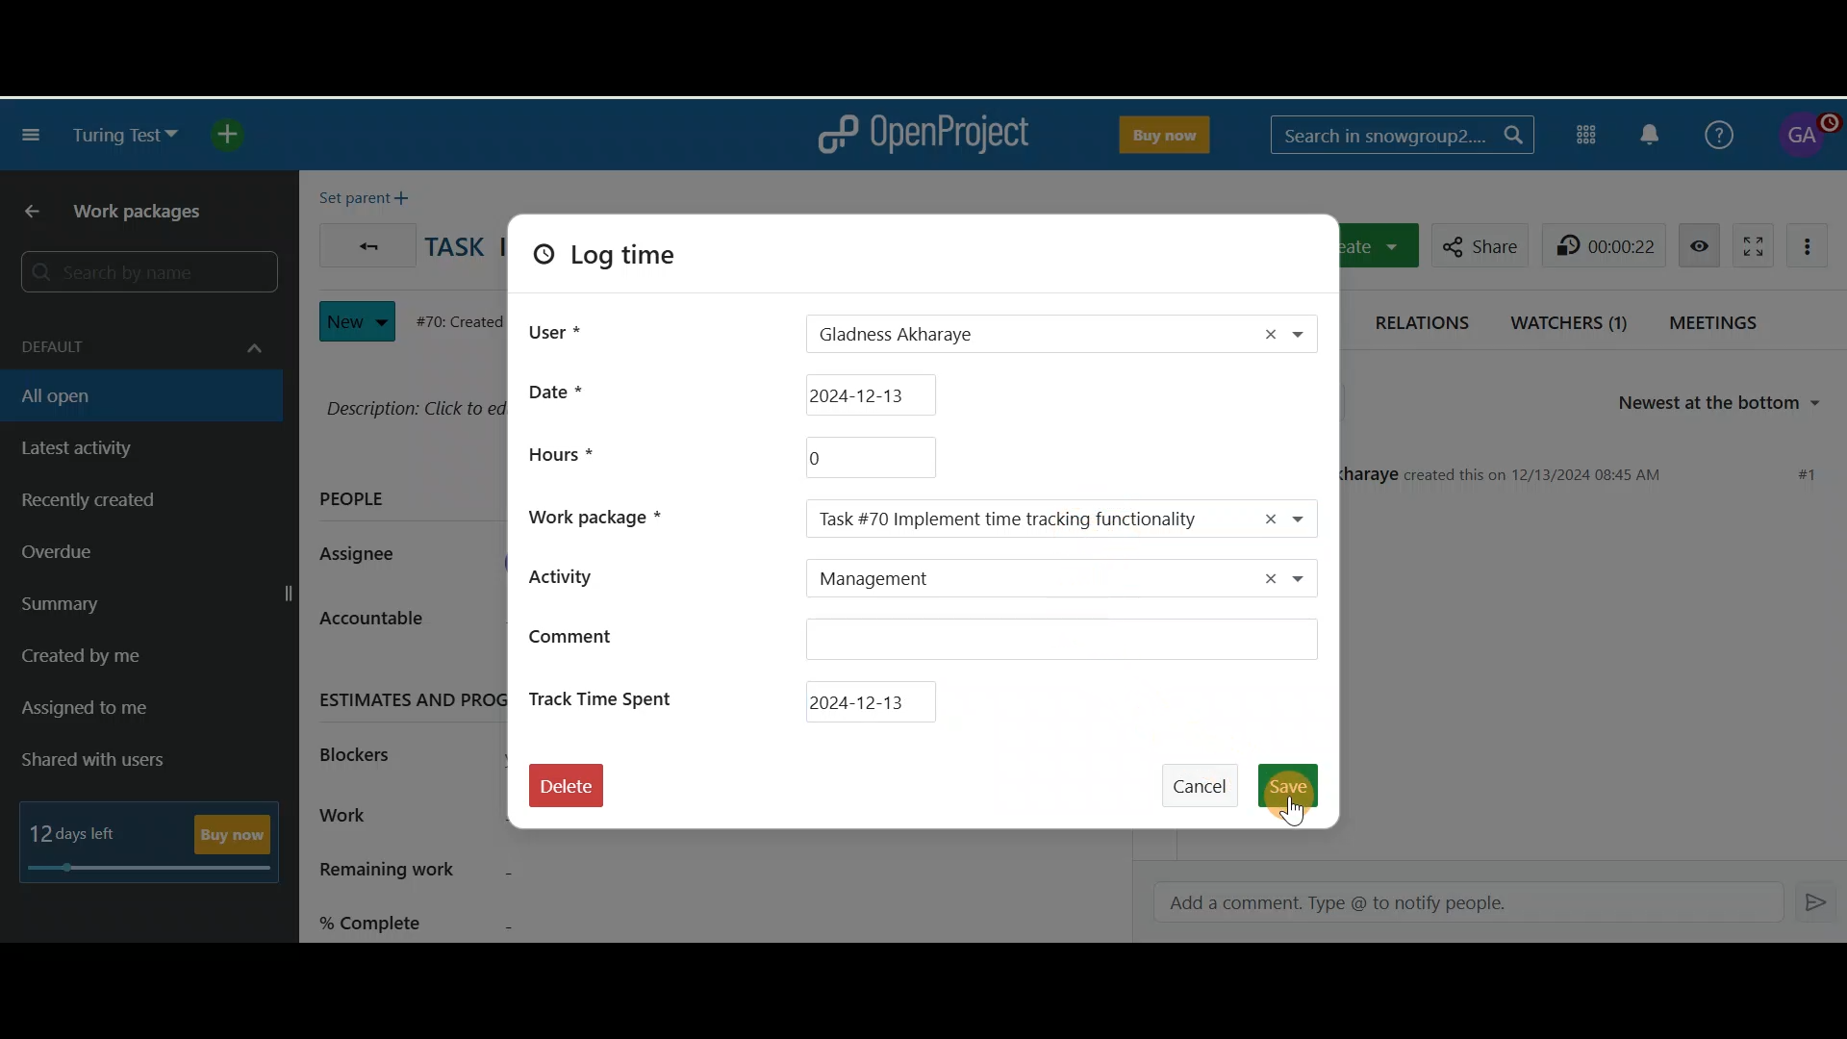  What do you see at coordinates (369, 193) in the screenshot?
I see `Set parent +` at bounding box center [369, 193].